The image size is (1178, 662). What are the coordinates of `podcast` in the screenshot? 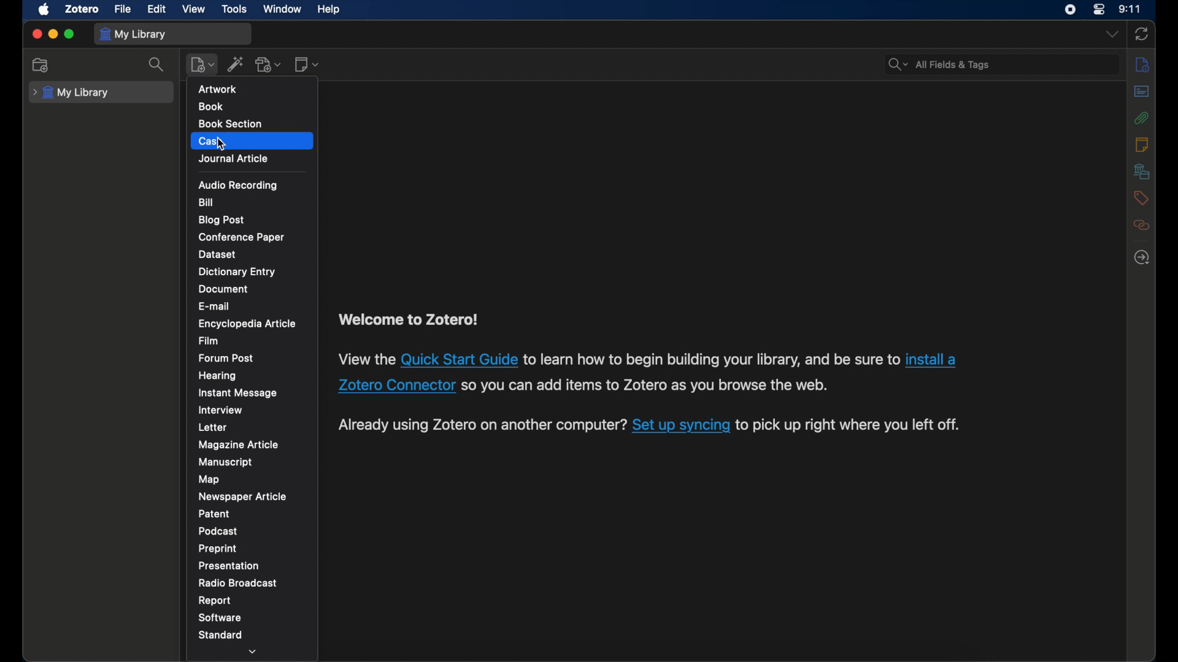 It's located at (218, 531).